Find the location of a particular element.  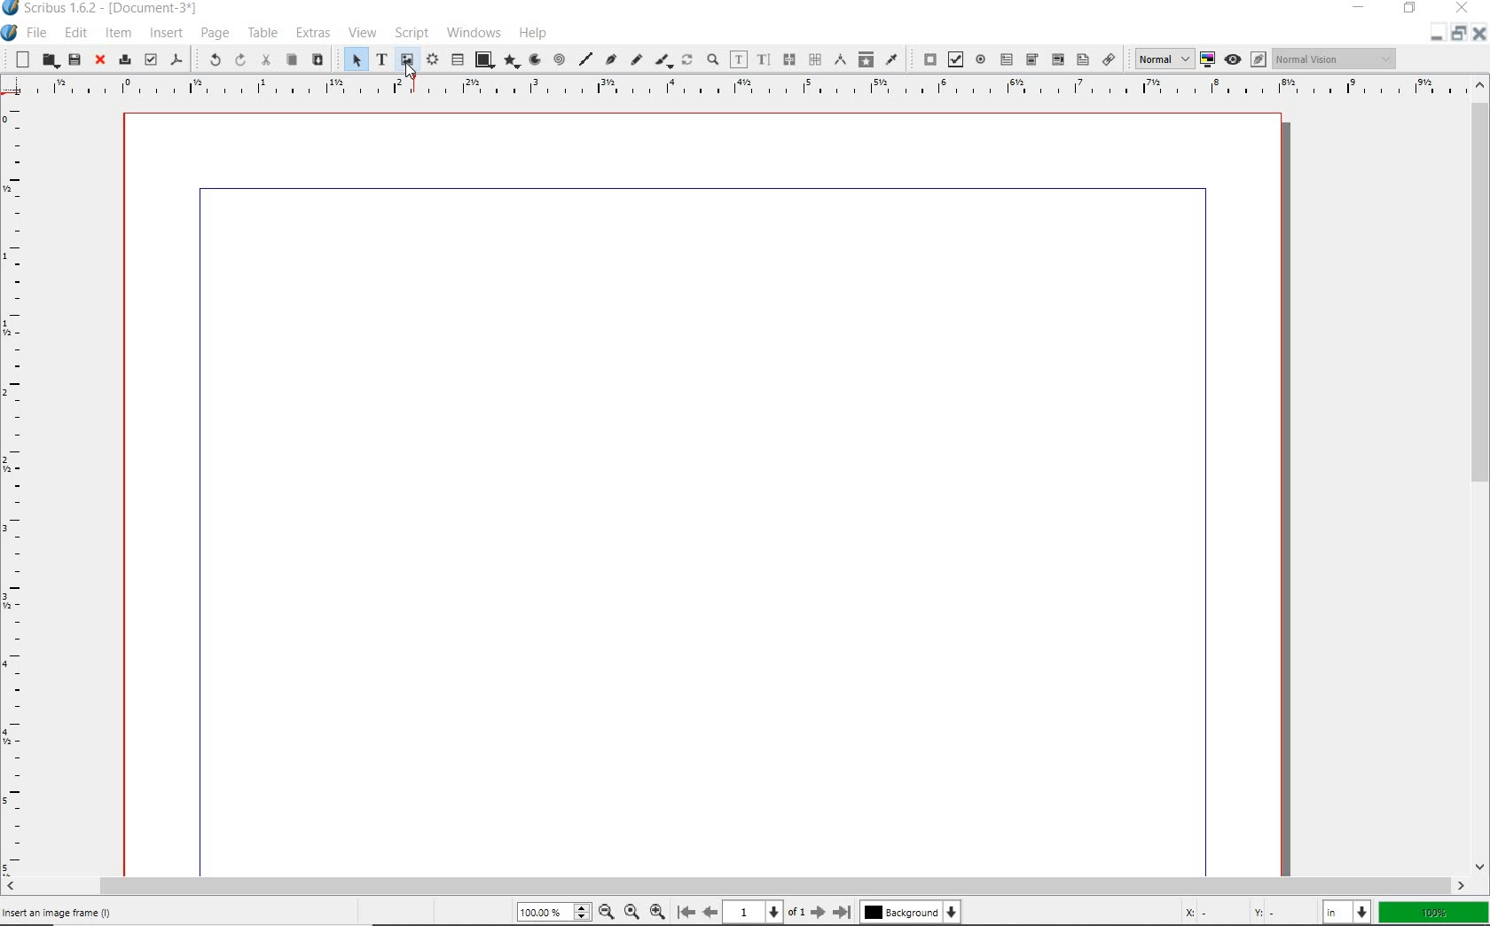

unlink text frames is located at coordinates (810, 60).